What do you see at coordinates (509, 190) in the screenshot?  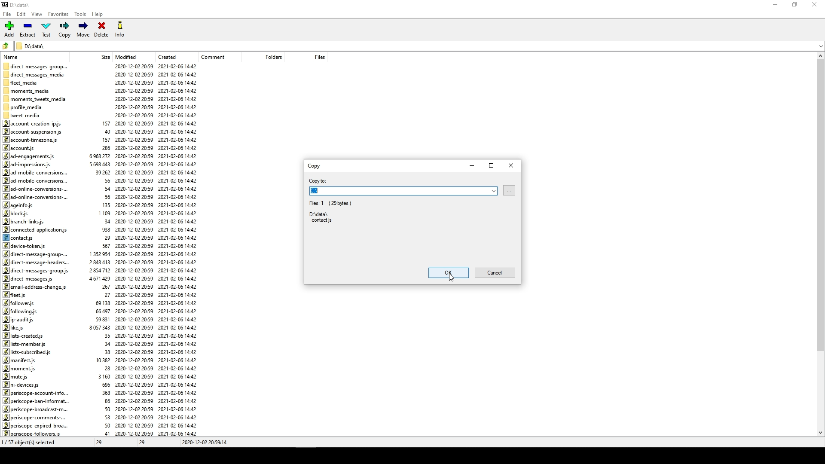 I see `browse` at bounding box center [509, 190].